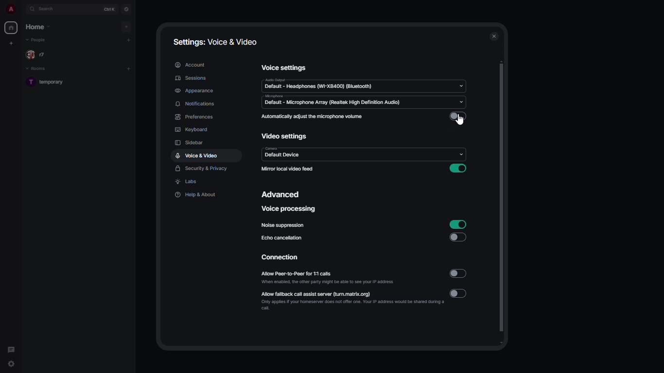 The width and height of the screenshot is (664, 373). Describe the element at coordinates (38, 55) in the screenshot. I see `people` at that location.